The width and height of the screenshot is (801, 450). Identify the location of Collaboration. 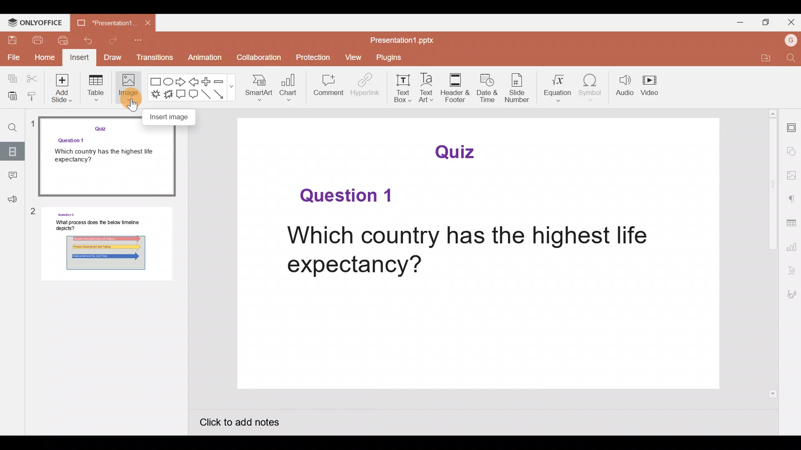
(255, 57).